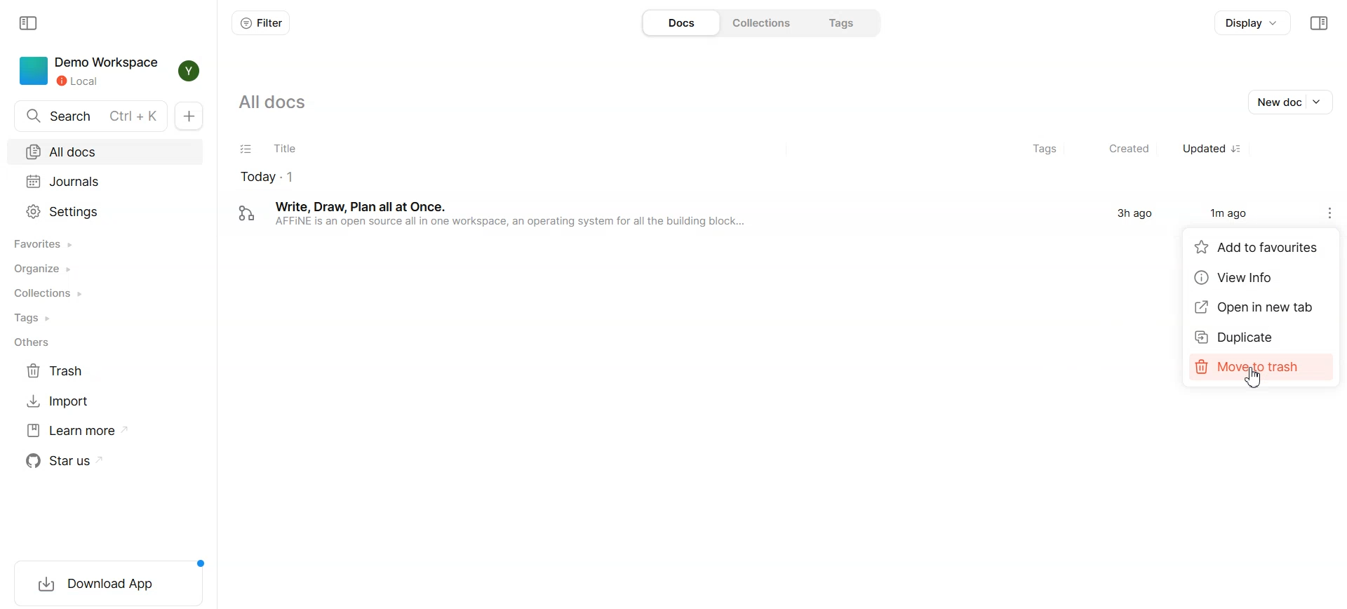  What do you see at coordinates (92, 372) in the screenshot?
I see `Trash` at bounding box center [92, 372].